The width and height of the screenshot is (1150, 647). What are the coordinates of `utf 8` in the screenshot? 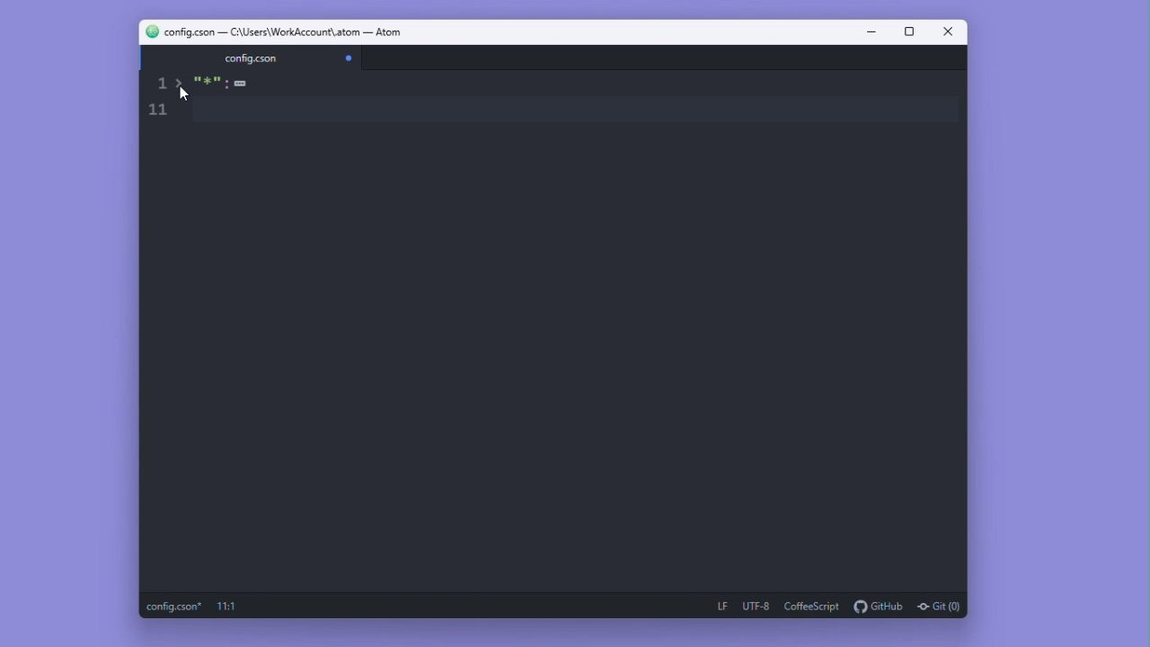 It's located at (756, 603).